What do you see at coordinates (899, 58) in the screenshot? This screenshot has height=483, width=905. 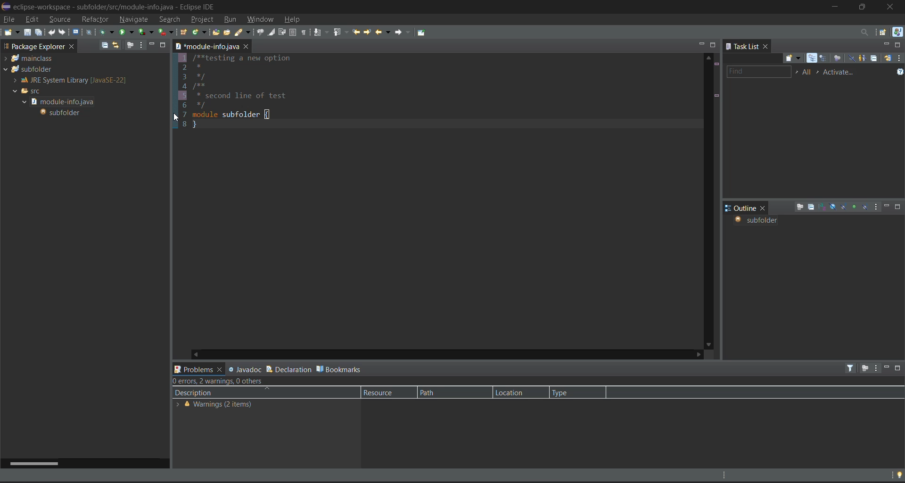 I see `view menu` at bounding box center [899, 58].